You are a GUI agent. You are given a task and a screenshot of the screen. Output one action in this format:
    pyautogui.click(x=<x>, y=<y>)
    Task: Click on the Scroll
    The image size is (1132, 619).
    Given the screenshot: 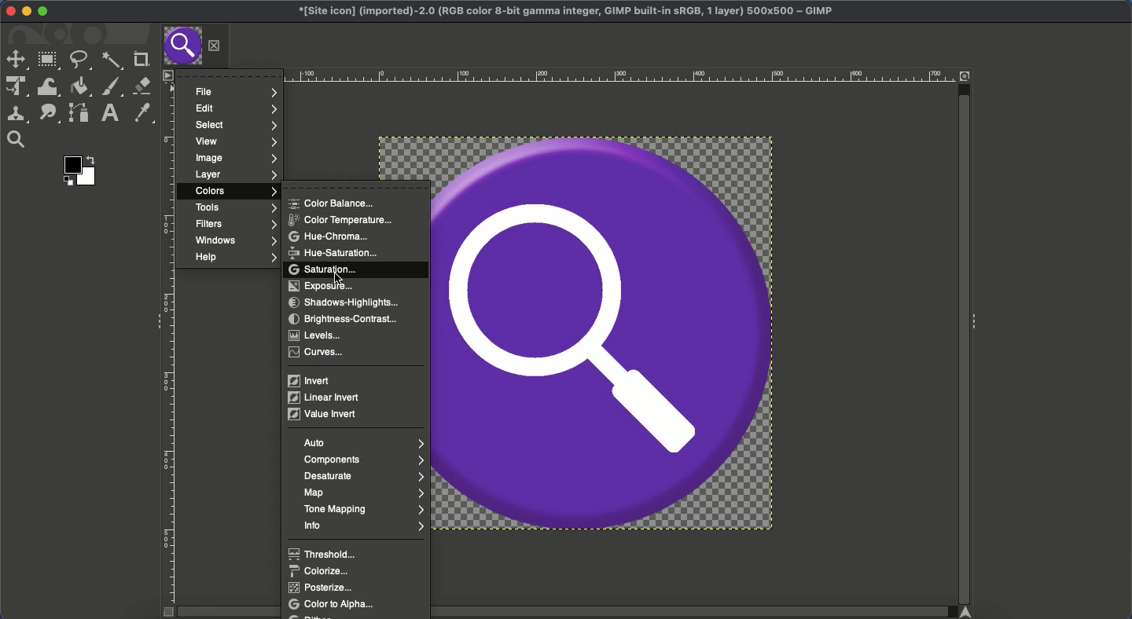 What is the action you would take?
    pyautogui.click(x=569, y=614)
    